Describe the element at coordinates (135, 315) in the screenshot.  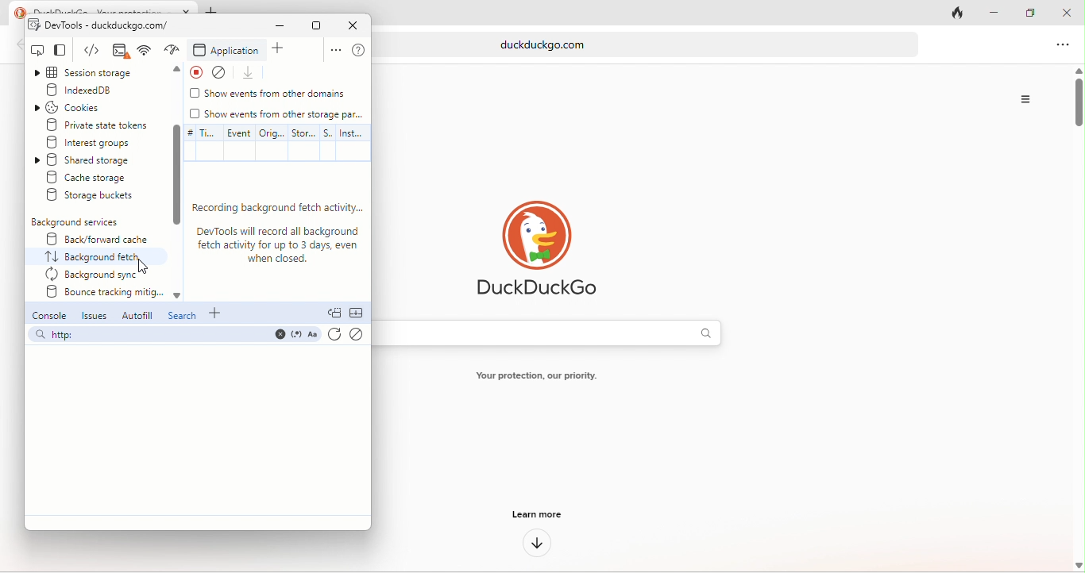
I see `autofill` at that location.